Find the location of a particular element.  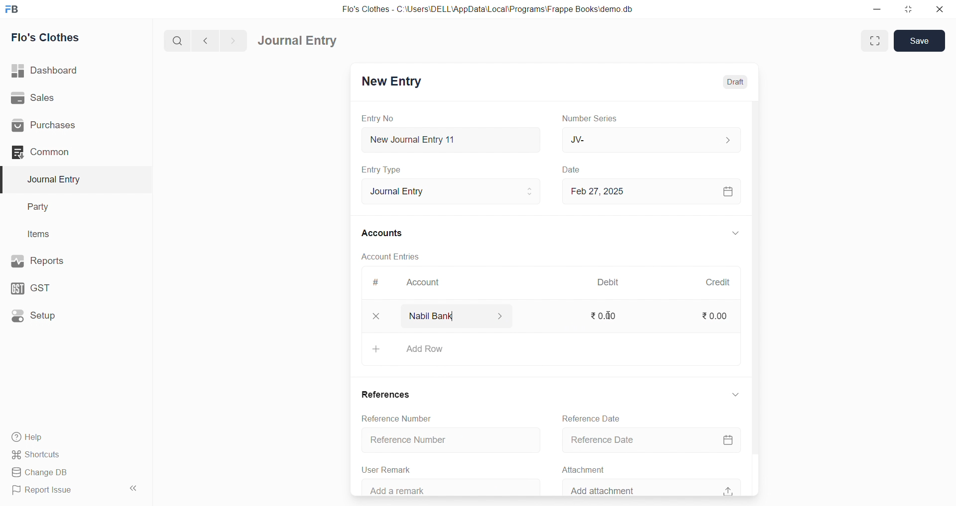

₹0.00 is located at coordinates (606, 317).